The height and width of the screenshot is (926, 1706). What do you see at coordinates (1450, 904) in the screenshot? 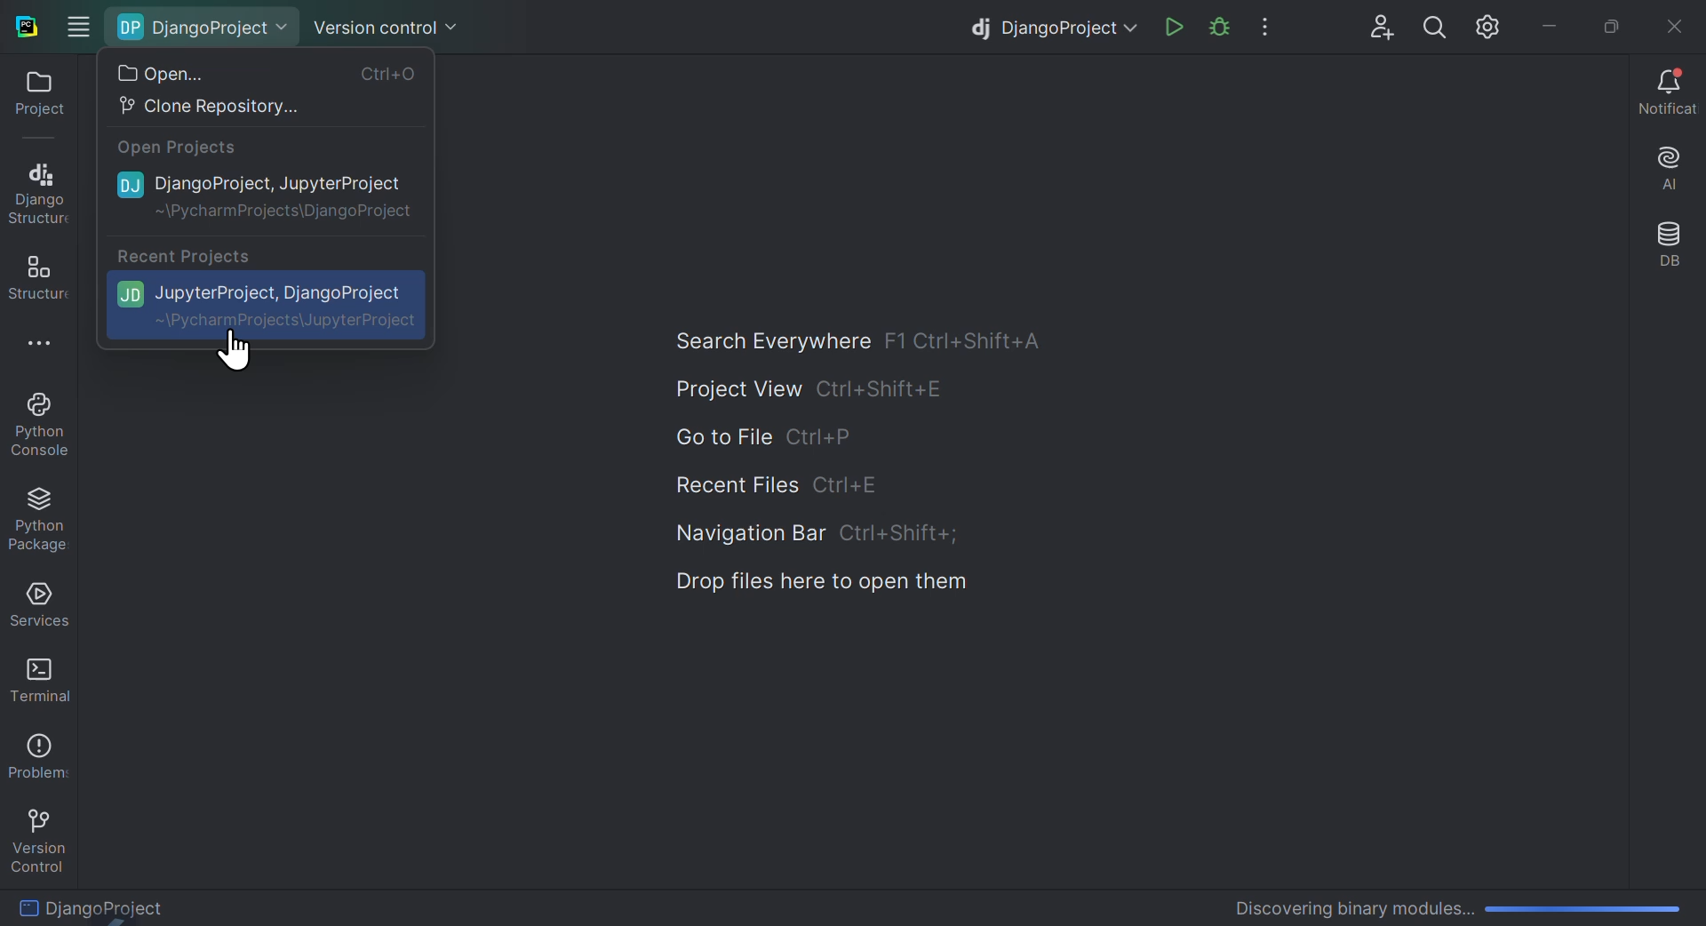
I see `Discovering Binary Modules` at bounding box center [1450, 904].